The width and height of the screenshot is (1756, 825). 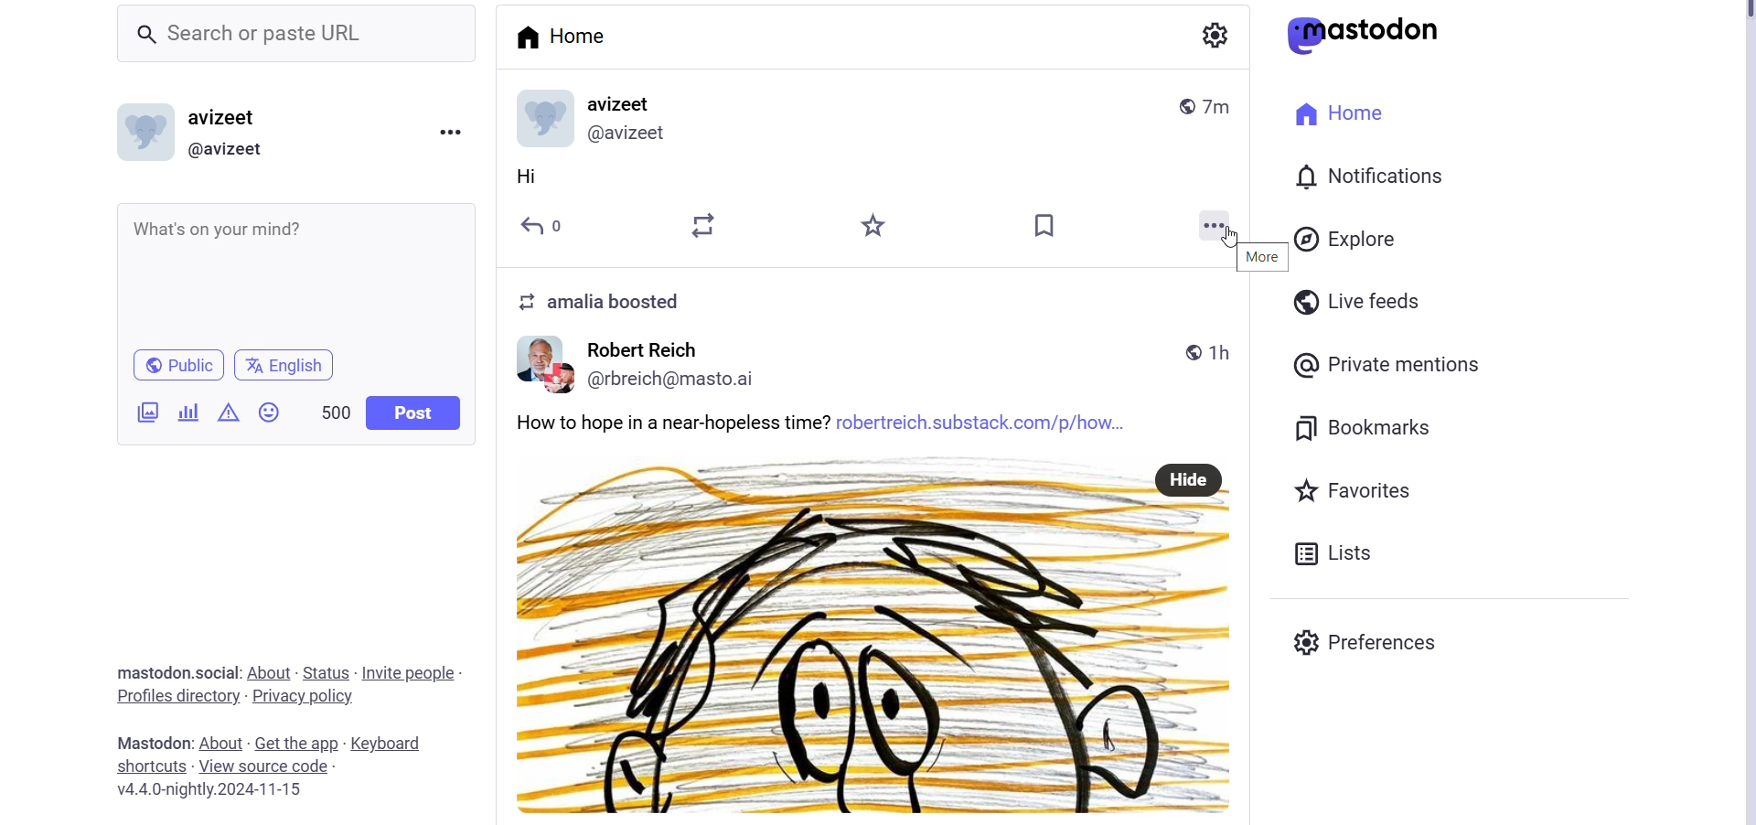 What do you see at coordinates (1207, 350) in the screenshot?
I see `Time Posted` at bounding box center [1207, 350].